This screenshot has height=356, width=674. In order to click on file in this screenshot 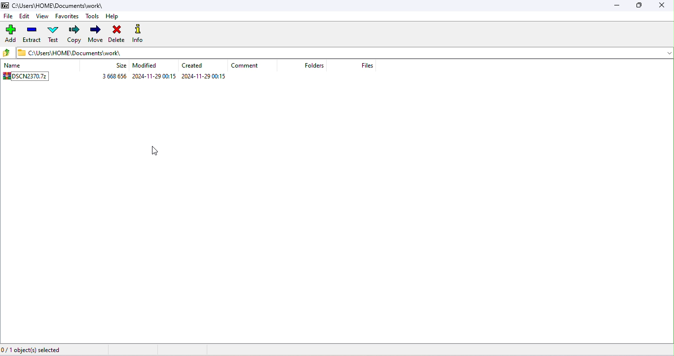, I will do `click(8, 16)`.